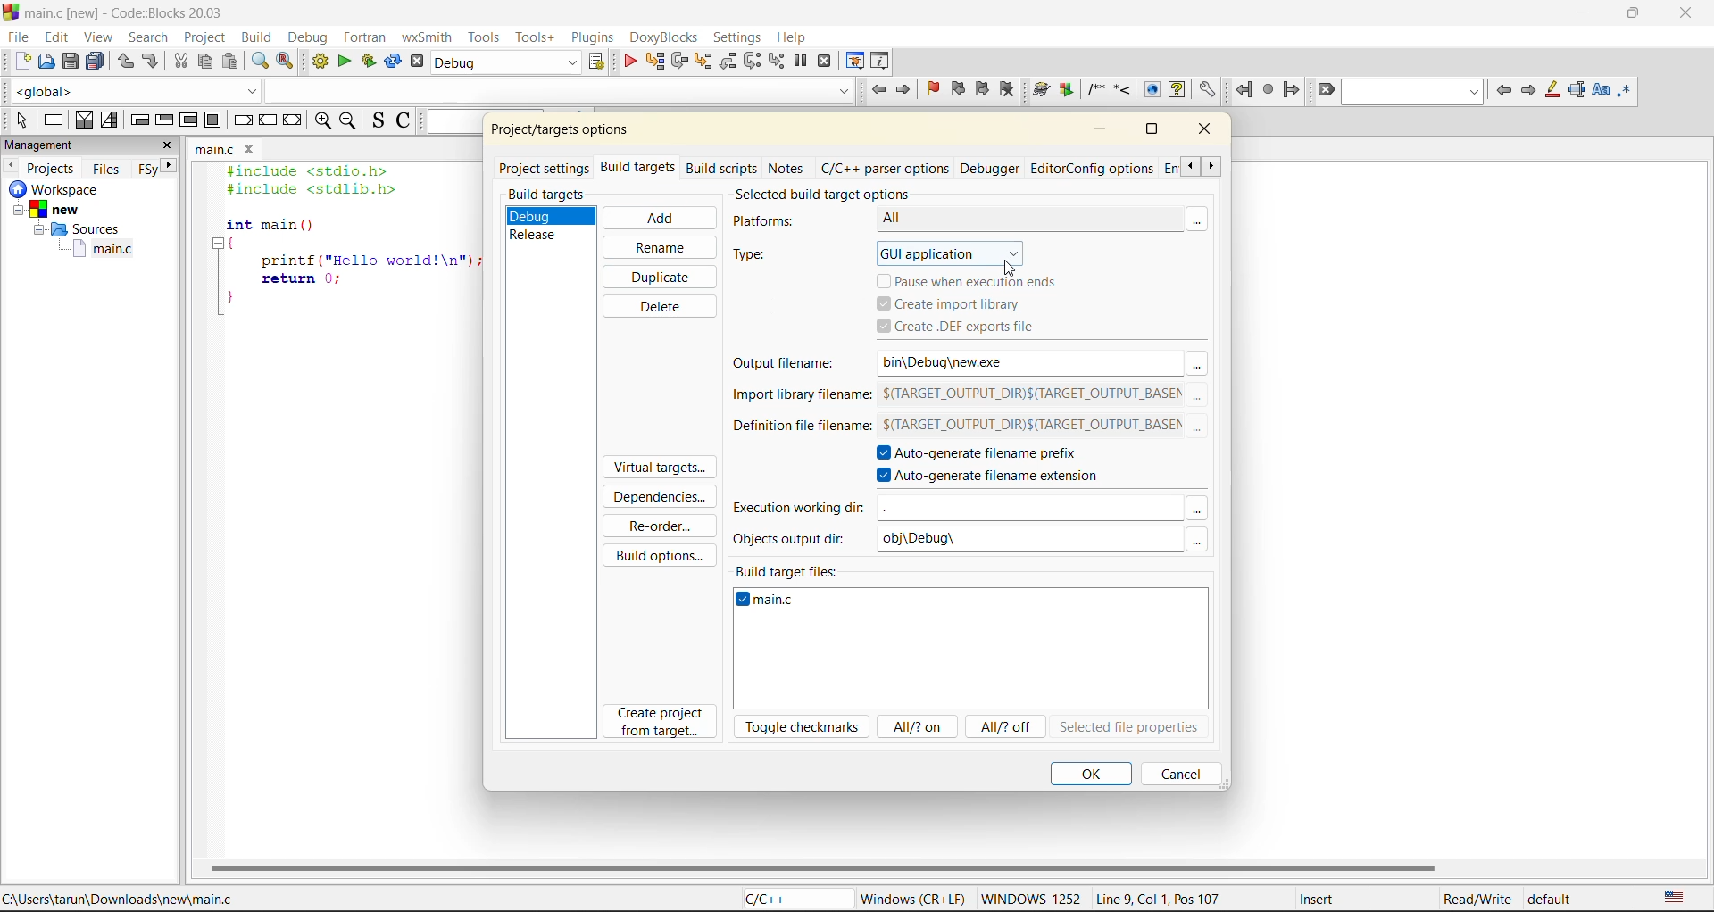  Describe the element at coordinates (391, 62) in the screenshot. I see `rebuild` at that location.